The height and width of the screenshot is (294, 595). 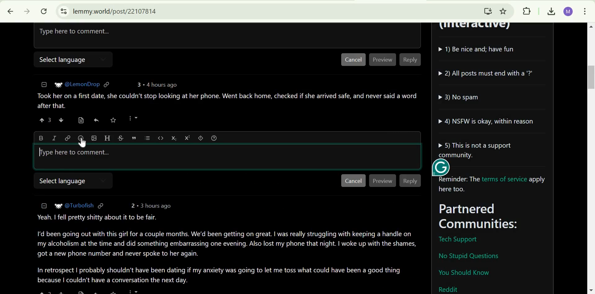 I want to click on downvote, so click(x=61, y=120).